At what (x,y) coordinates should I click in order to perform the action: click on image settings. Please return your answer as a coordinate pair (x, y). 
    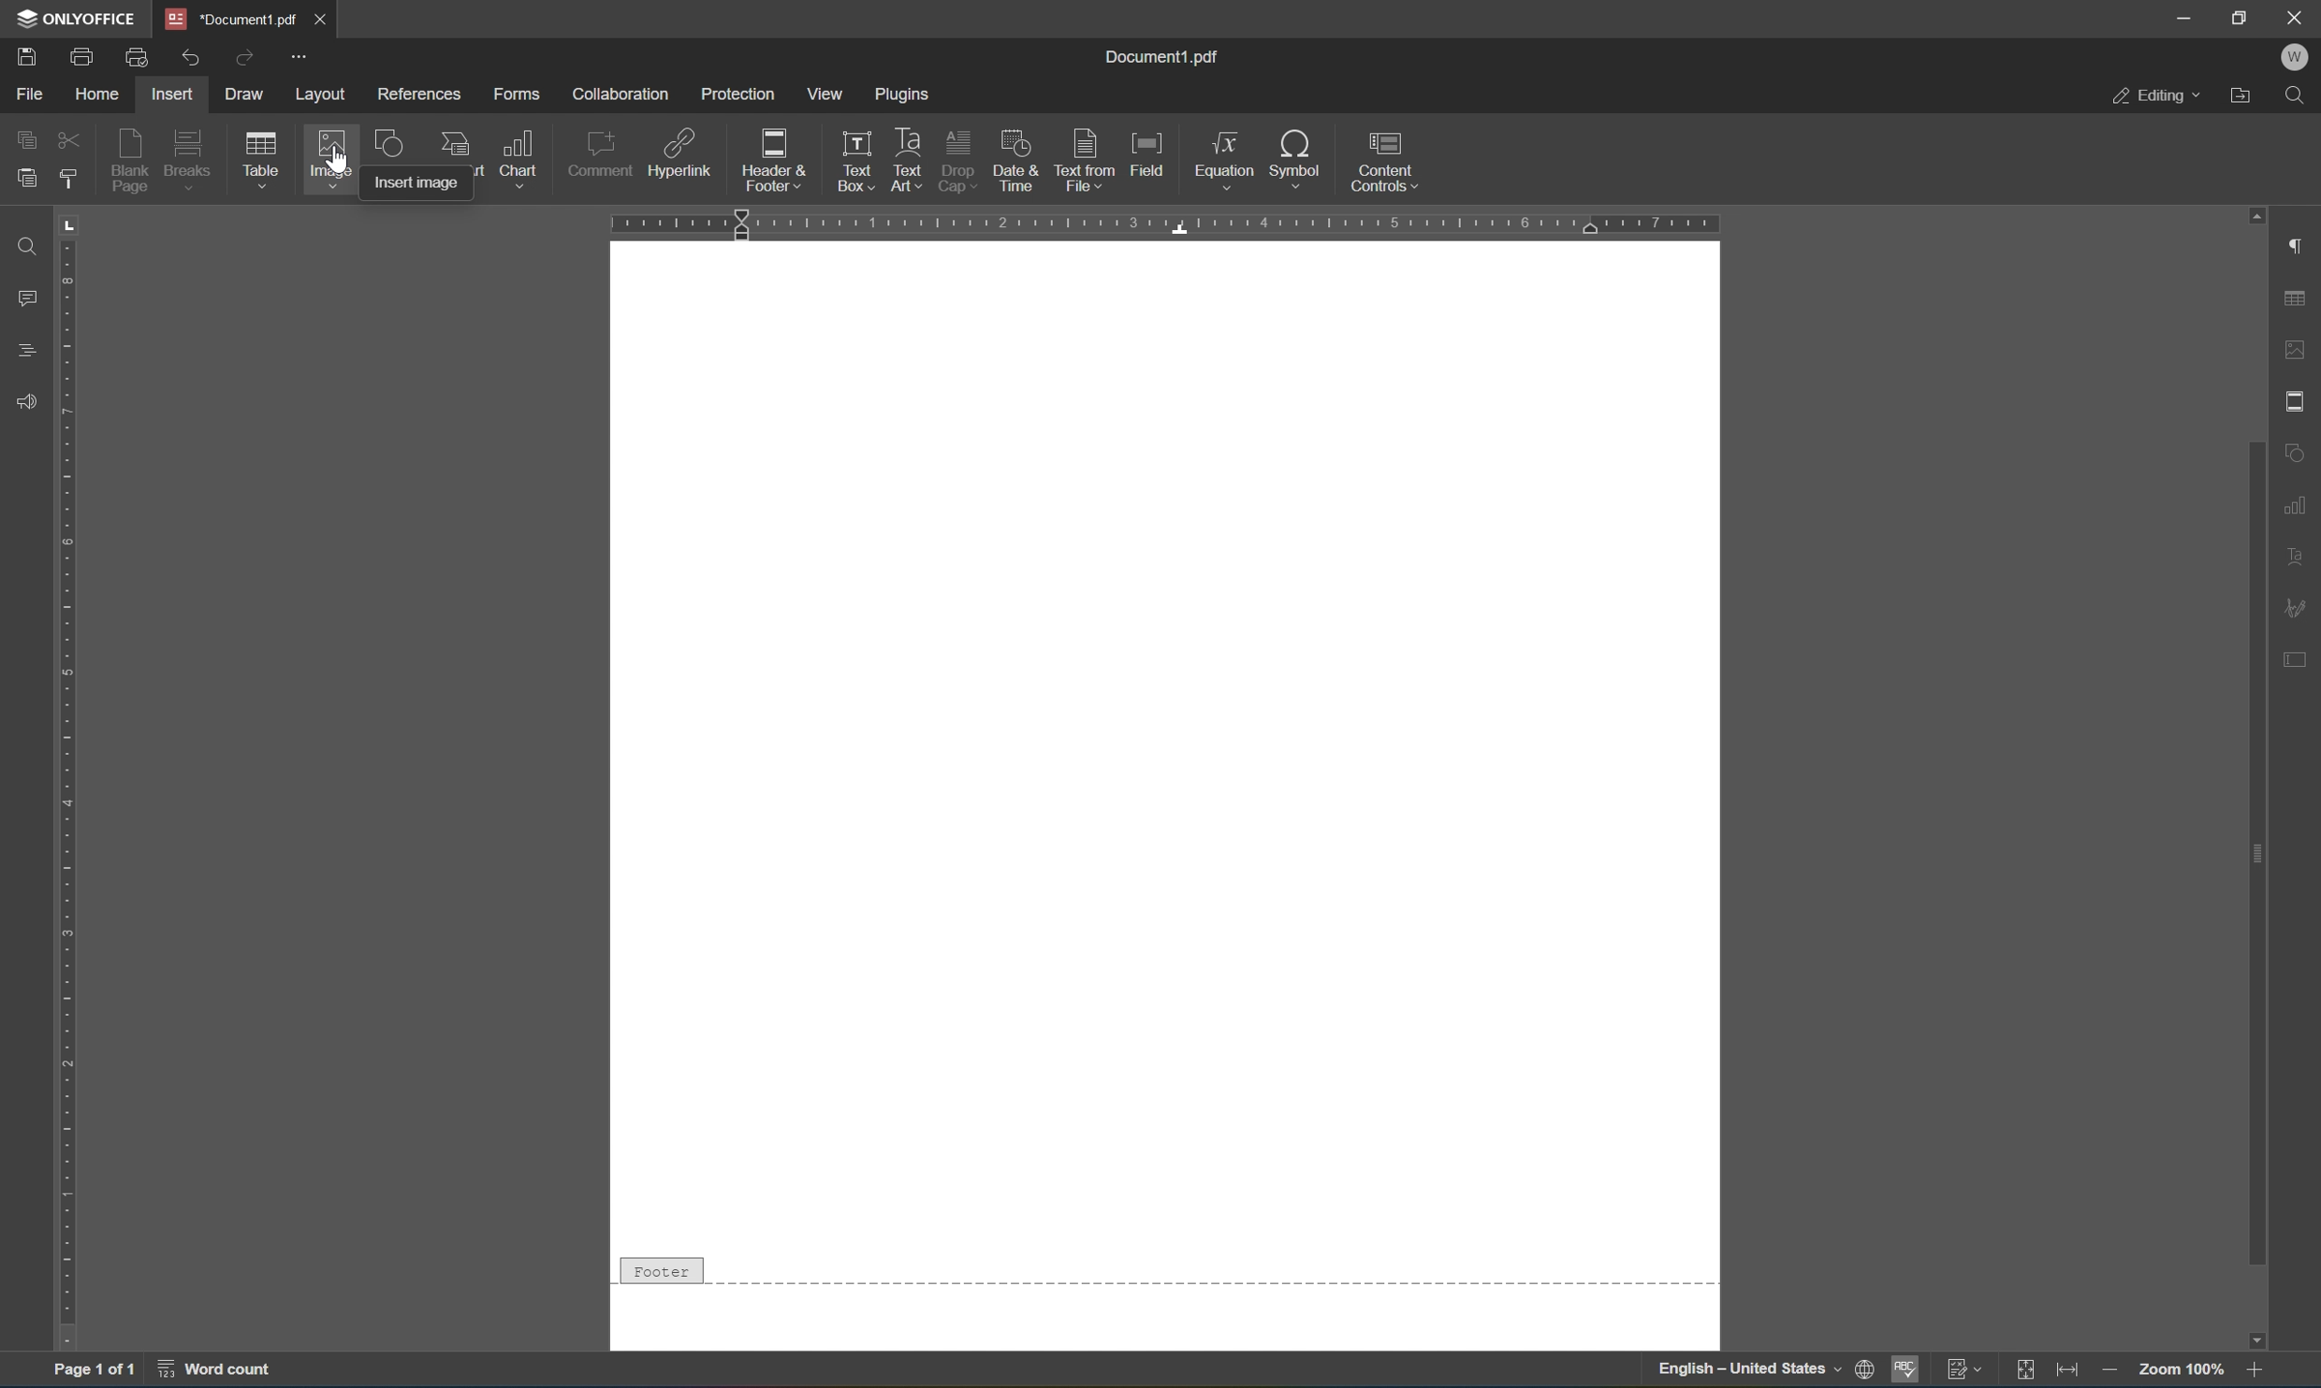
    Looking at the image, I should click on (2297, 345).